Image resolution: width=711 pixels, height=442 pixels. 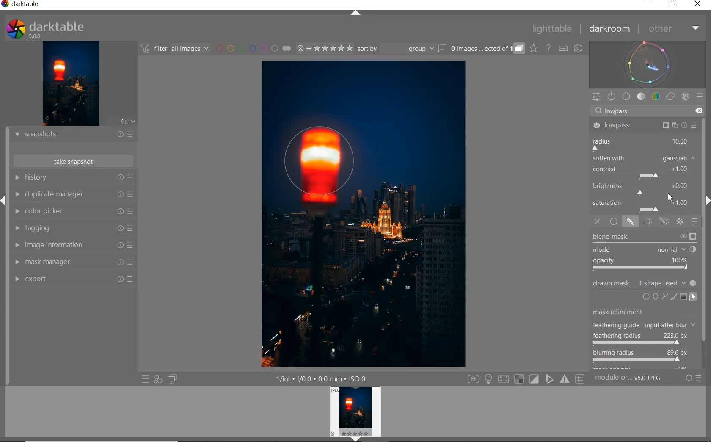 I want to click on FEATHERING RADIUS ADJUSTED, so click(x=642, y=338).